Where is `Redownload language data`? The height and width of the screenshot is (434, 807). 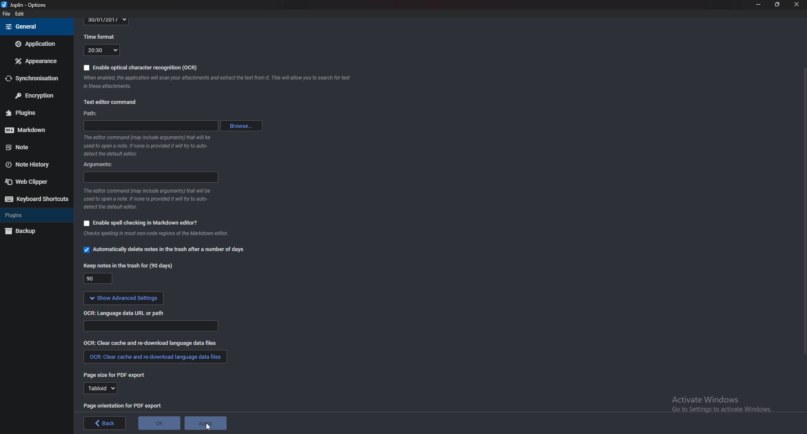
Redownload language data is located at coordinates (156, 357).